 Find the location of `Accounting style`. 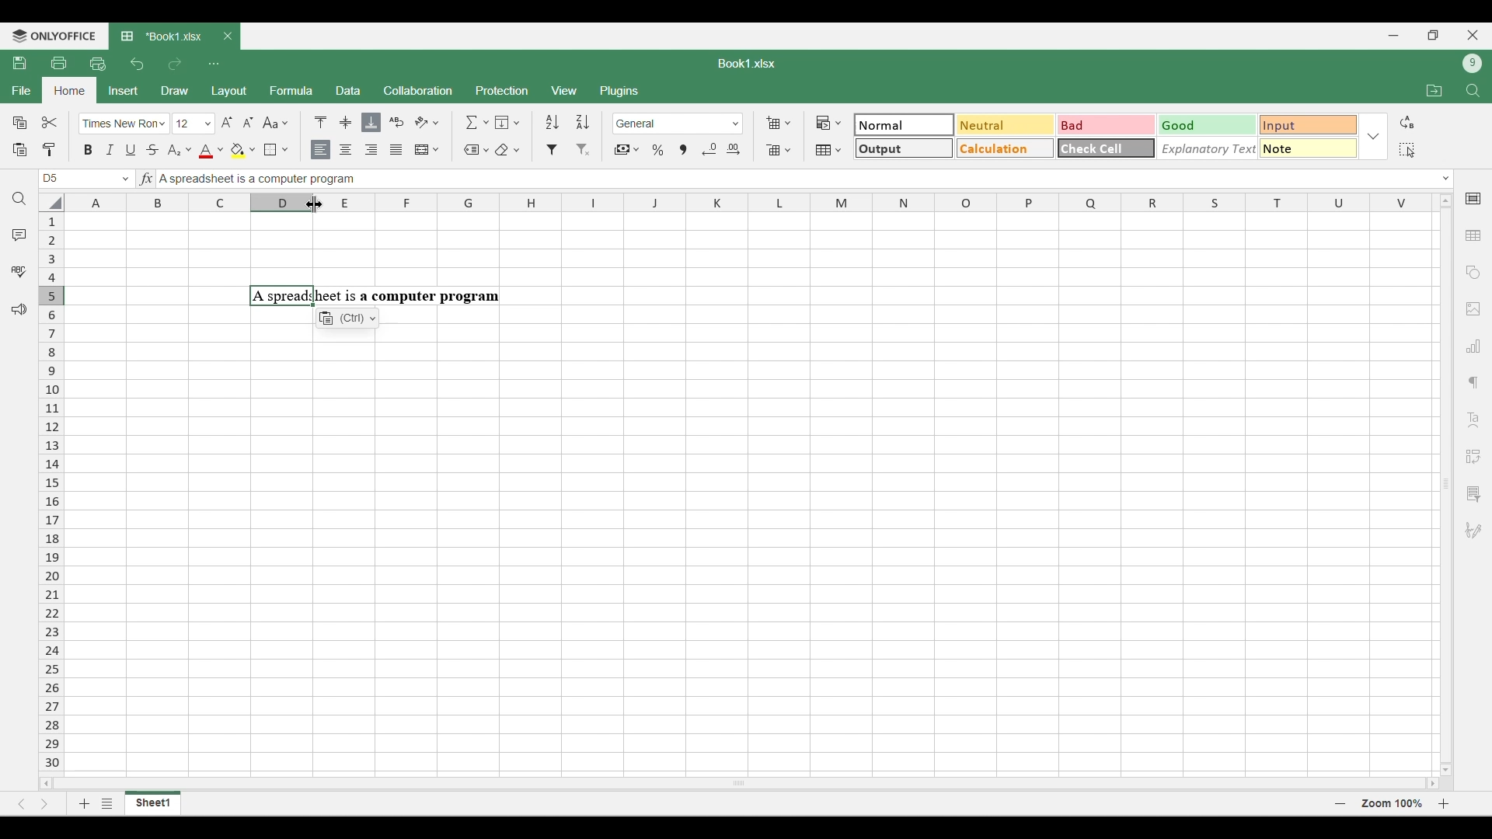

Accounting style is located at coordinates (628, 150).